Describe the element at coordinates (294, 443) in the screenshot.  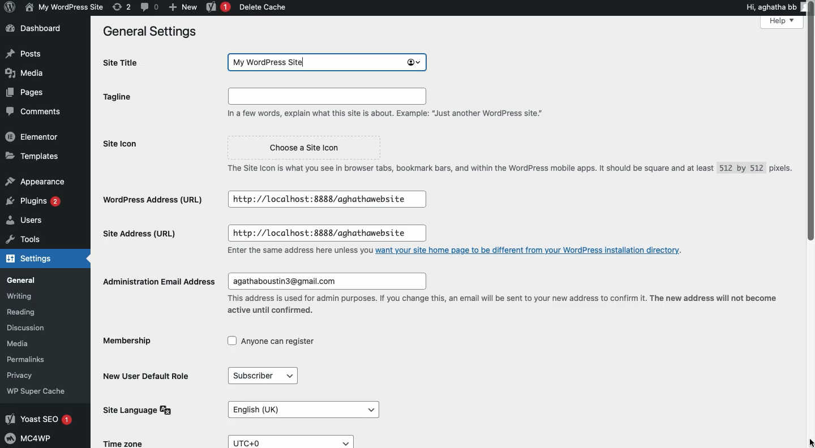
I see `UTC+0` at that location.